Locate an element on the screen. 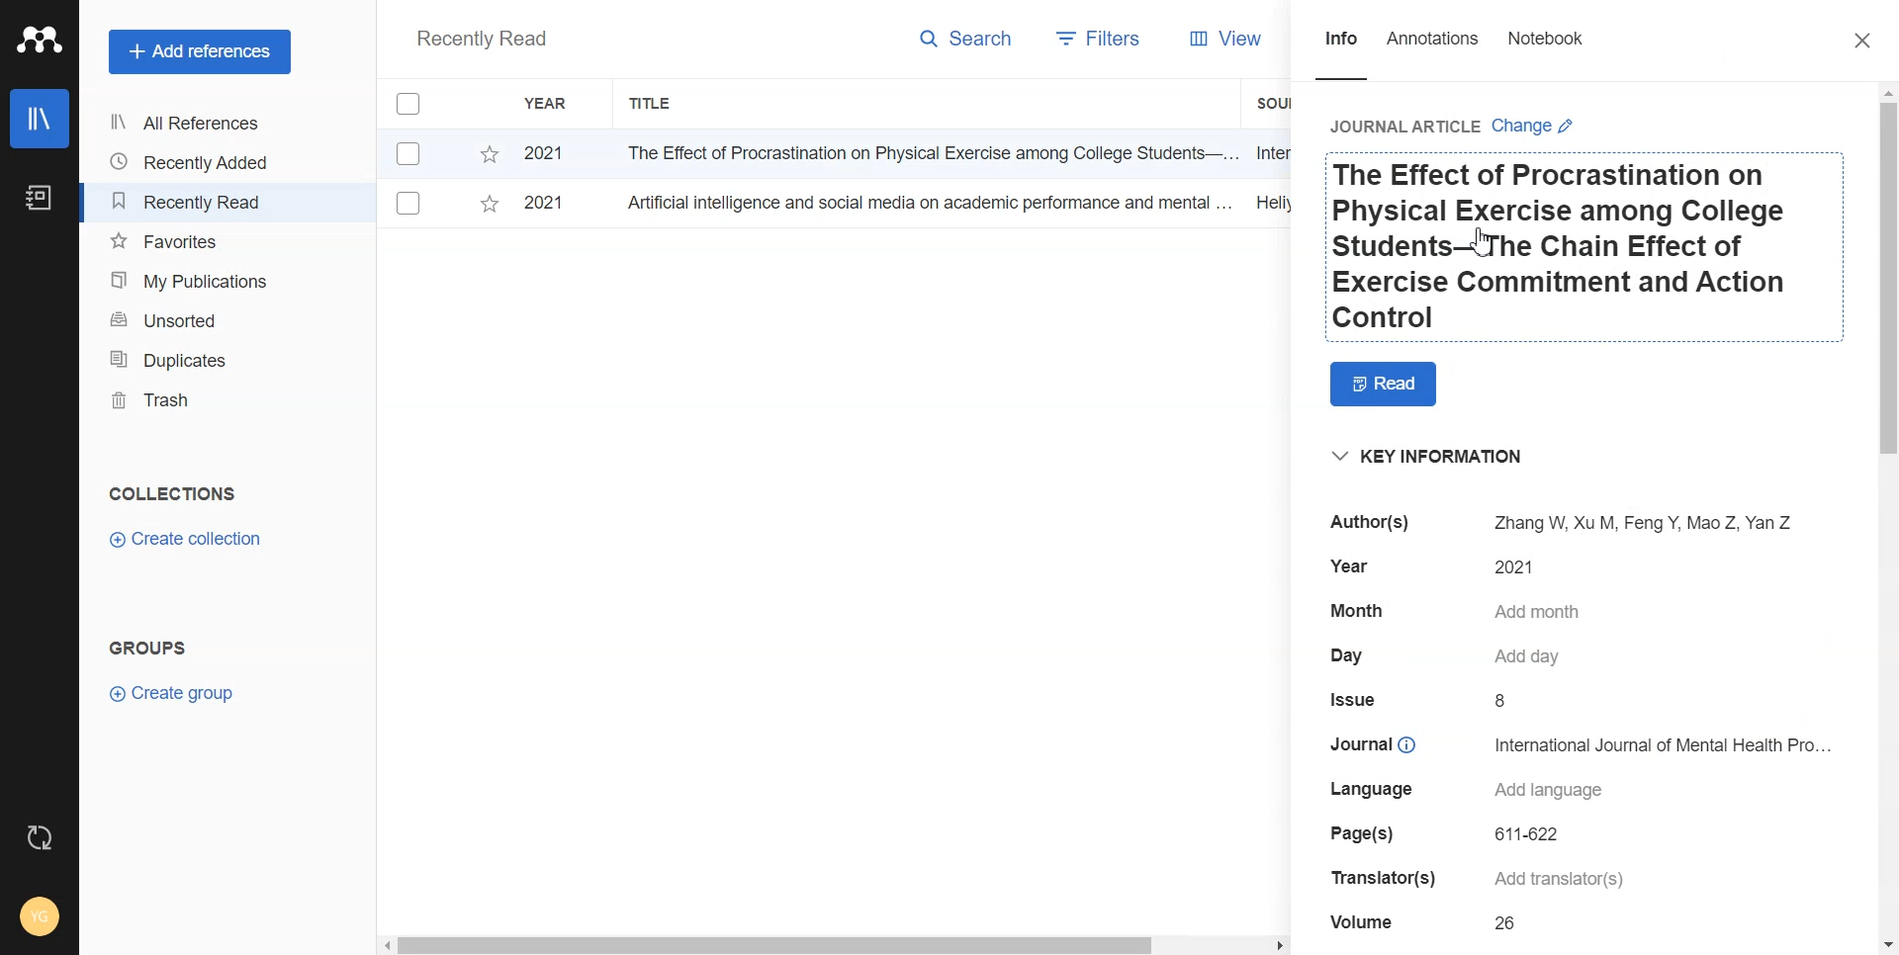 The height and width of the screenshot is (955, 1899). All References is located at coordinates (193, 123).